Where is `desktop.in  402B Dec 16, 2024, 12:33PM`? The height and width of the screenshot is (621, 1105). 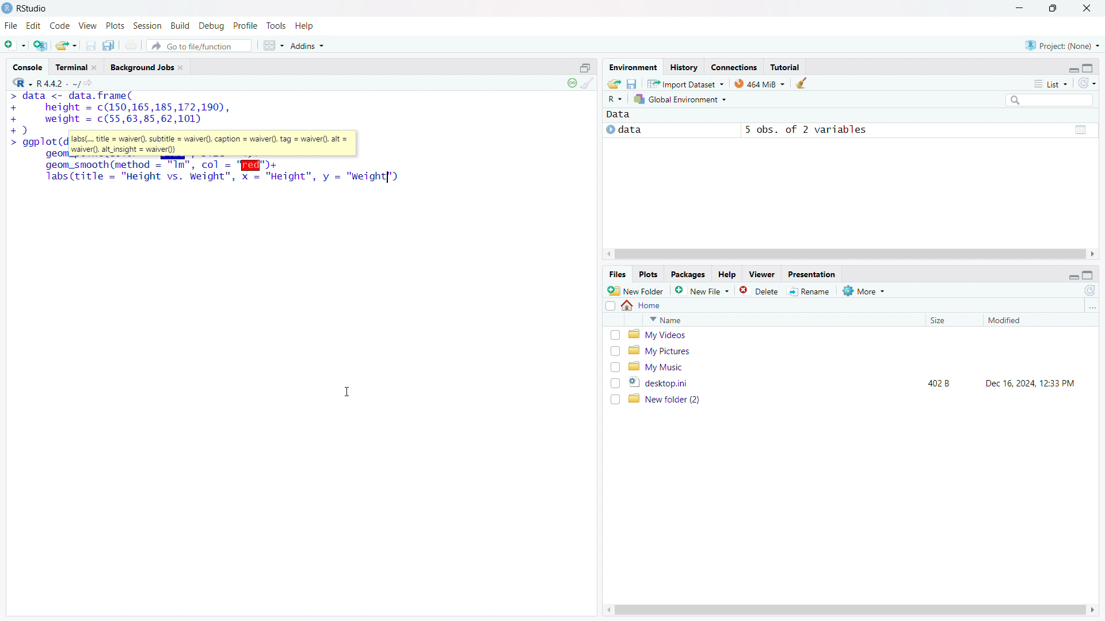 desktop.in  402B Dec 16, 2024, 12:33PM is located at coordinates (859, 382).